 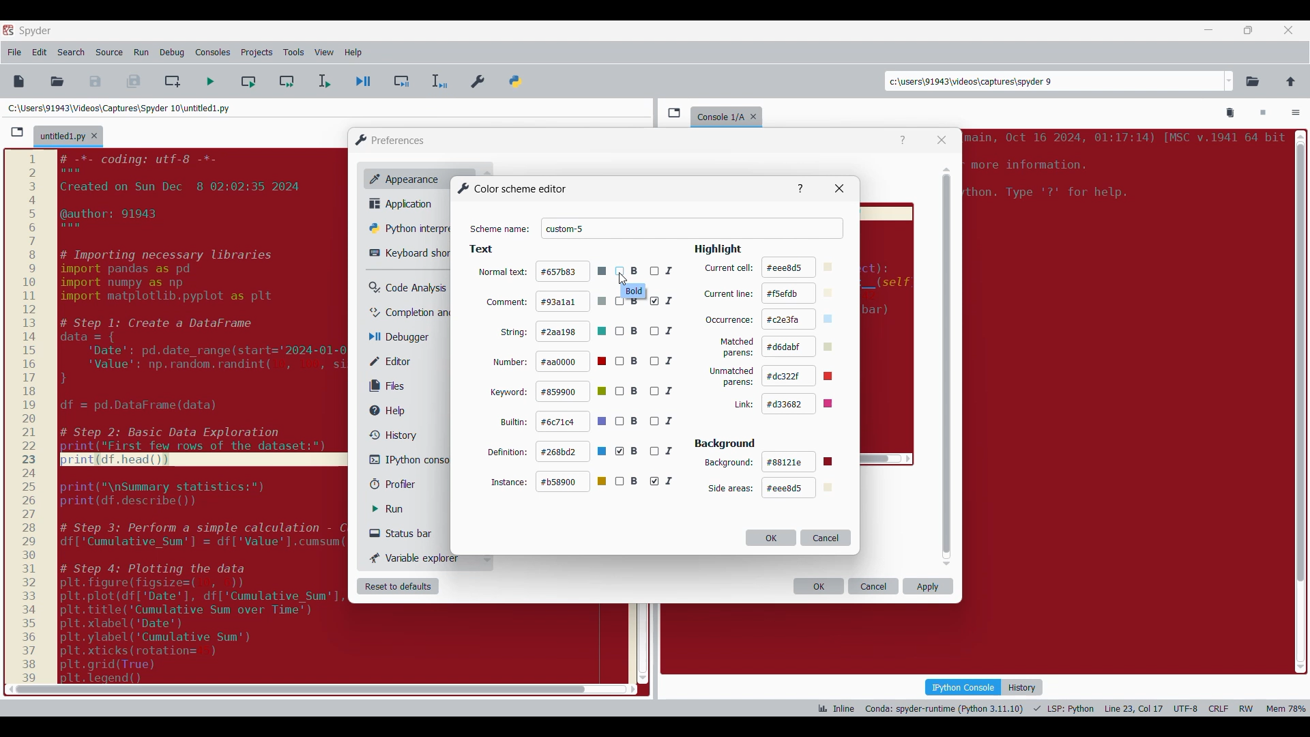 What do you see at coordinates (1231, 113) in the screenshot?
I see `Remove all variables from namespace` at bounding box center [1231, 113].